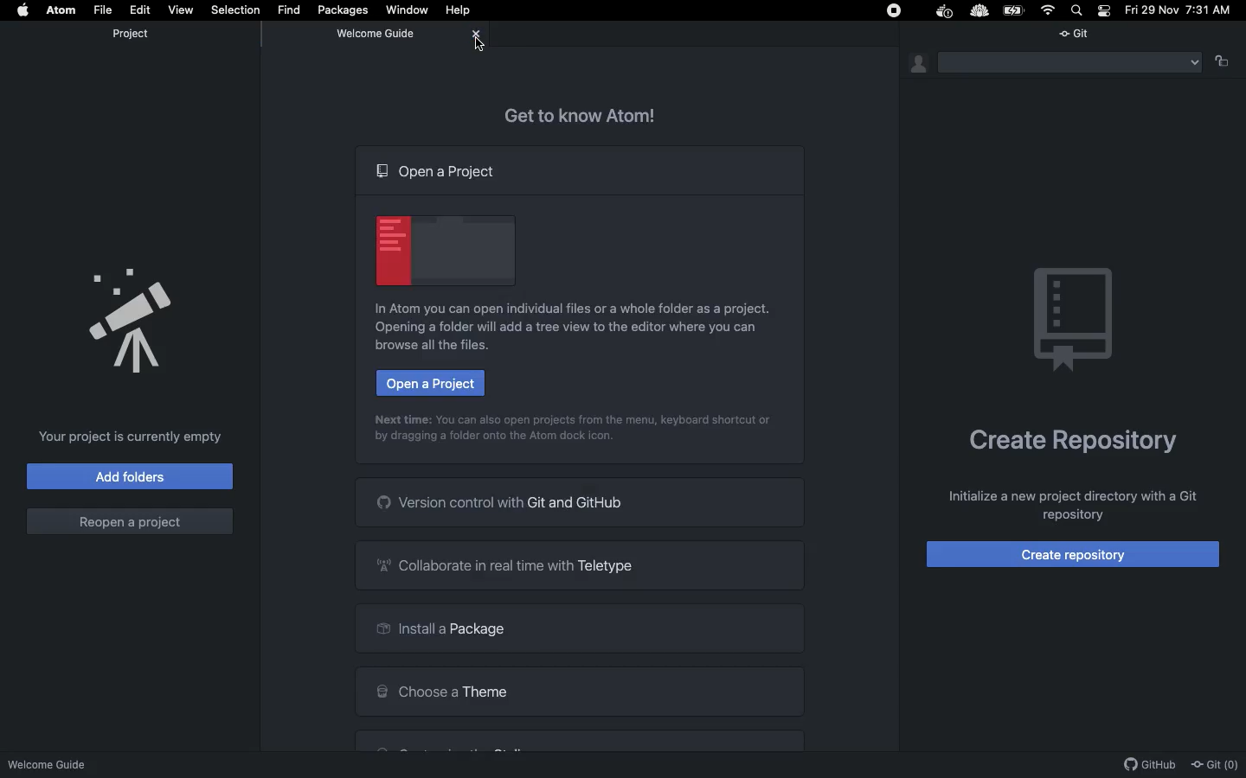 This screenshot has height=778, width=1246. I want to click on Help, so click(460, 10).